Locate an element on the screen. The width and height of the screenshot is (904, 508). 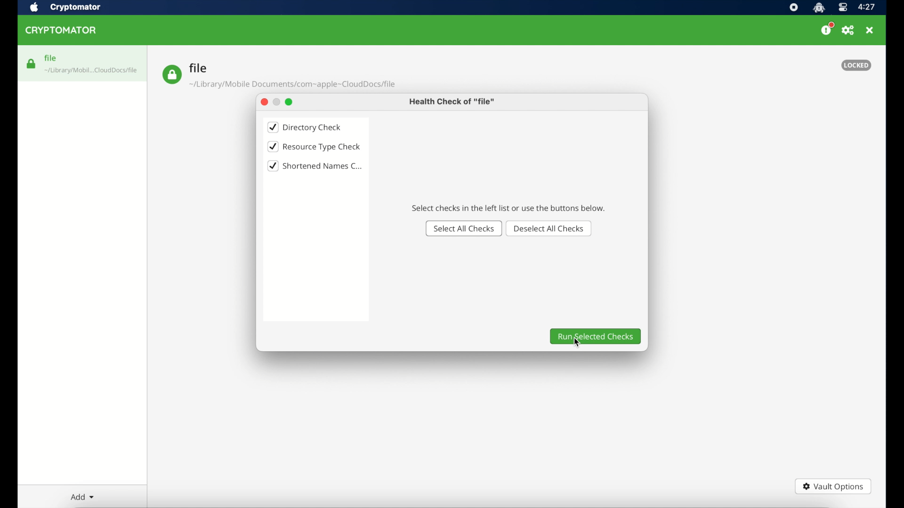
apple icon is located at coordinates (34, 8).